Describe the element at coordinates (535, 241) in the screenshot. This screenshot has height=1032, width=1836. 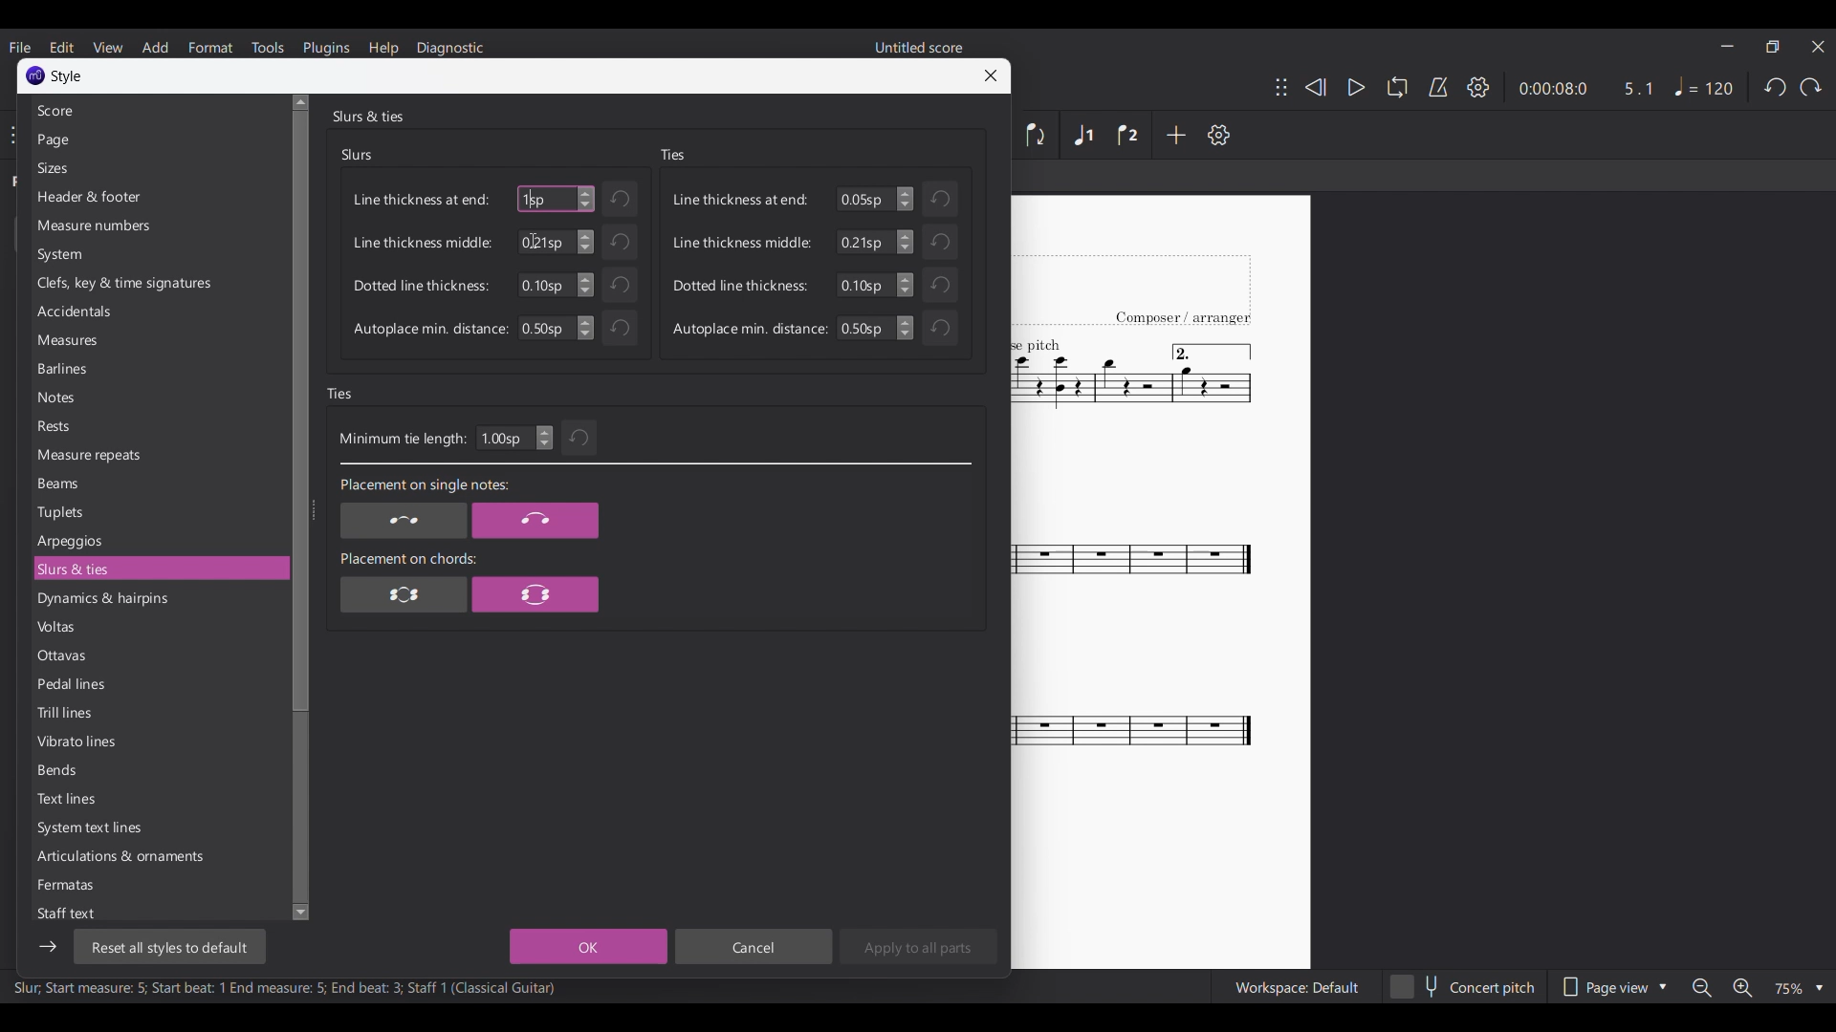
I see `Cursor` at that location.